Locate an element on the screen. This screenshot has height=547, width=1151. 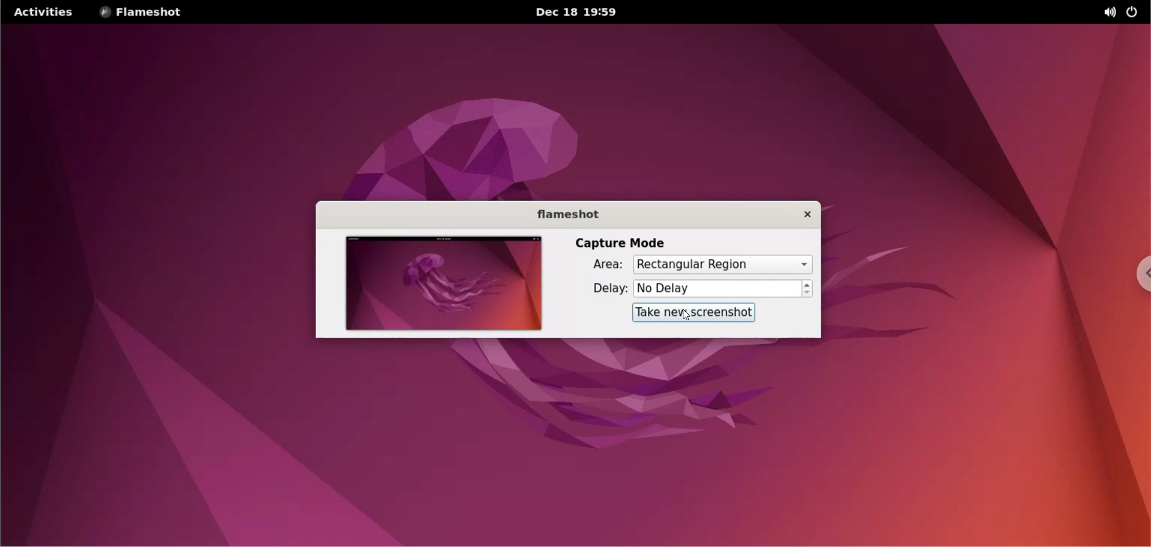
area label is located at coordinates (596, 265).